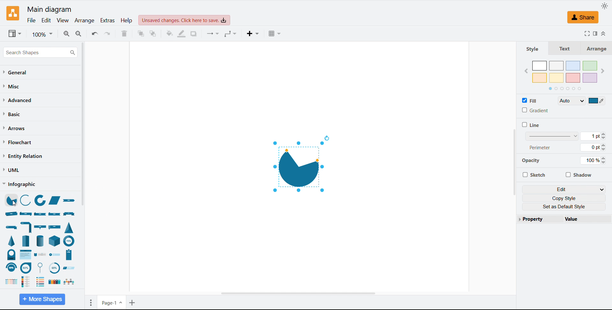 The image size is (612, 310). Describe the element at coordinates (11, 268) in the screenshot. I see `bending arch` at that location.